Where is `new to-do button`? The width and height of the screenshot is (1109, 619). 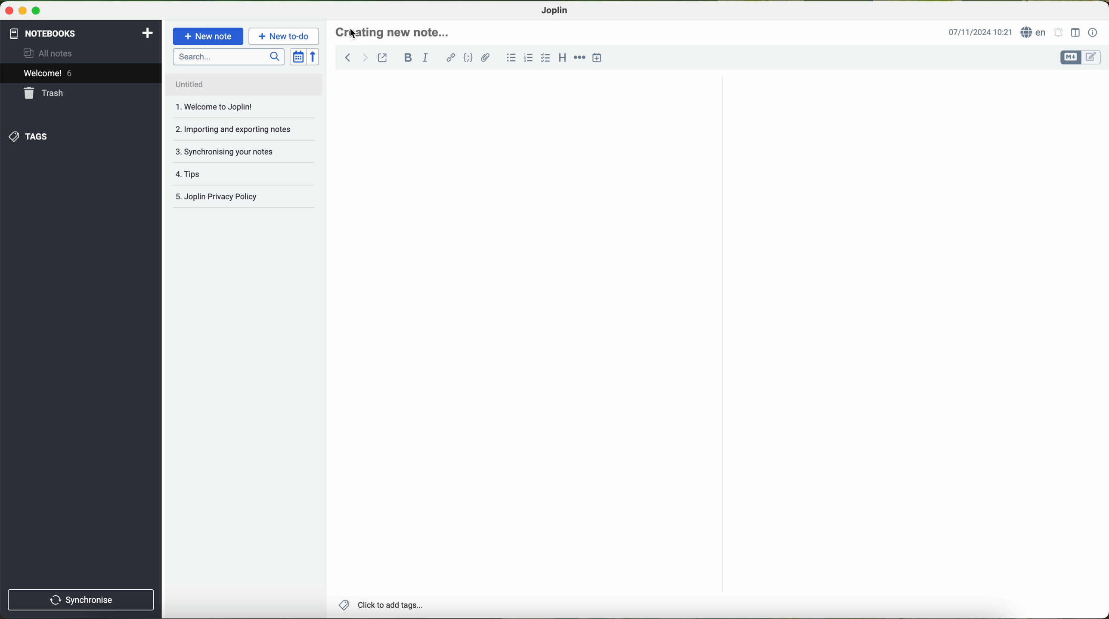
new to-do button is located at coordinates (284, 36).